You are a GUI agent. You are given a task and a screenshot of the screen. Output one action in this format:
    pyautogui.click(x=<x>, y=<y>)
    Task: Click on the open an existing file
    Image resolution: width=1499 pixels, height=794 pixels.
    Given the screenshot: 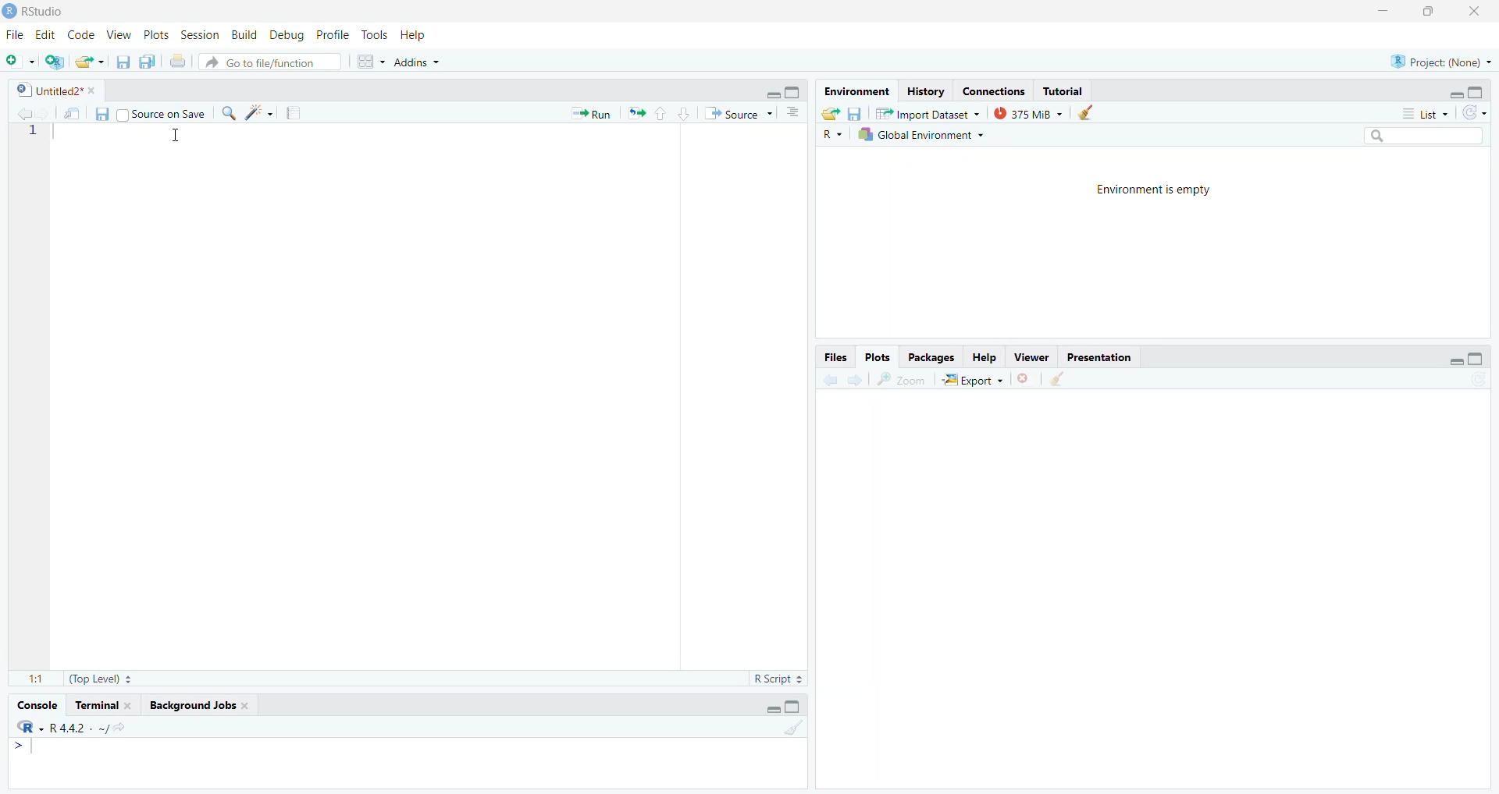 What is the action you would take?
    pyautogui.click(x=90, y=61)
    